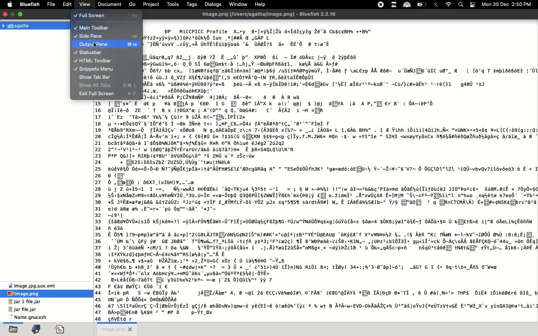  What do you see at coordinates (67, 4) in the screenshot?
I see `edit` at bounding box center [67, 4].